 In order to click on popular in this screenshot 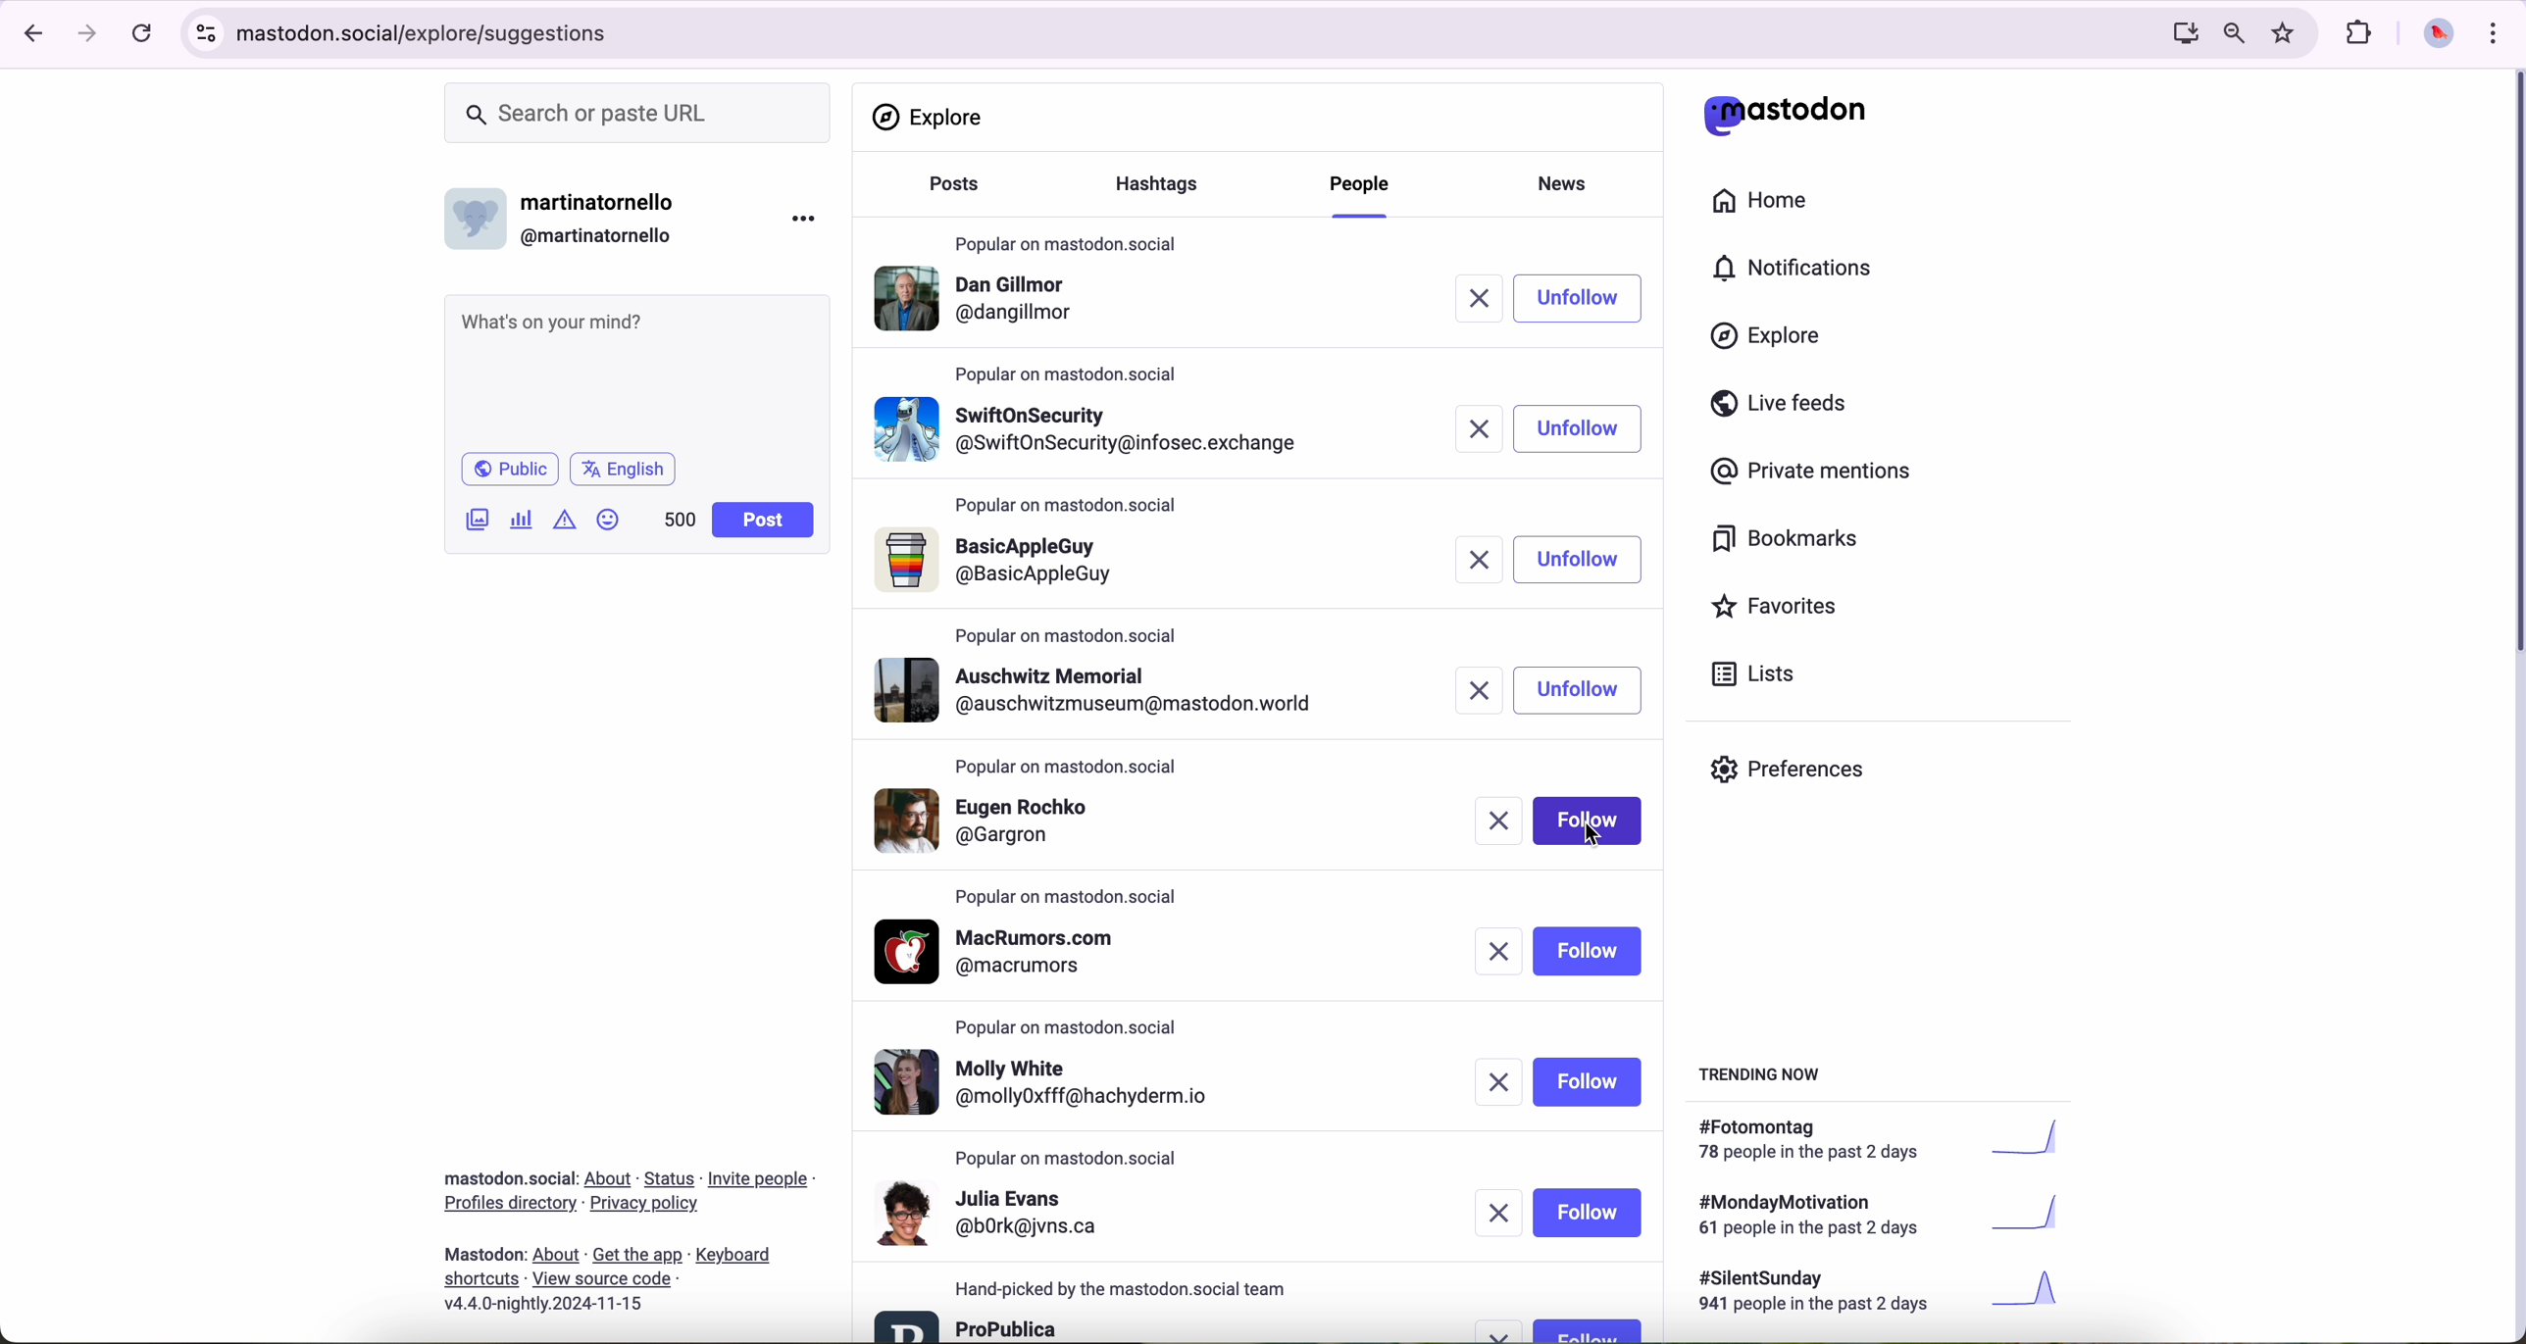, I will do `click(1067, 635)`.